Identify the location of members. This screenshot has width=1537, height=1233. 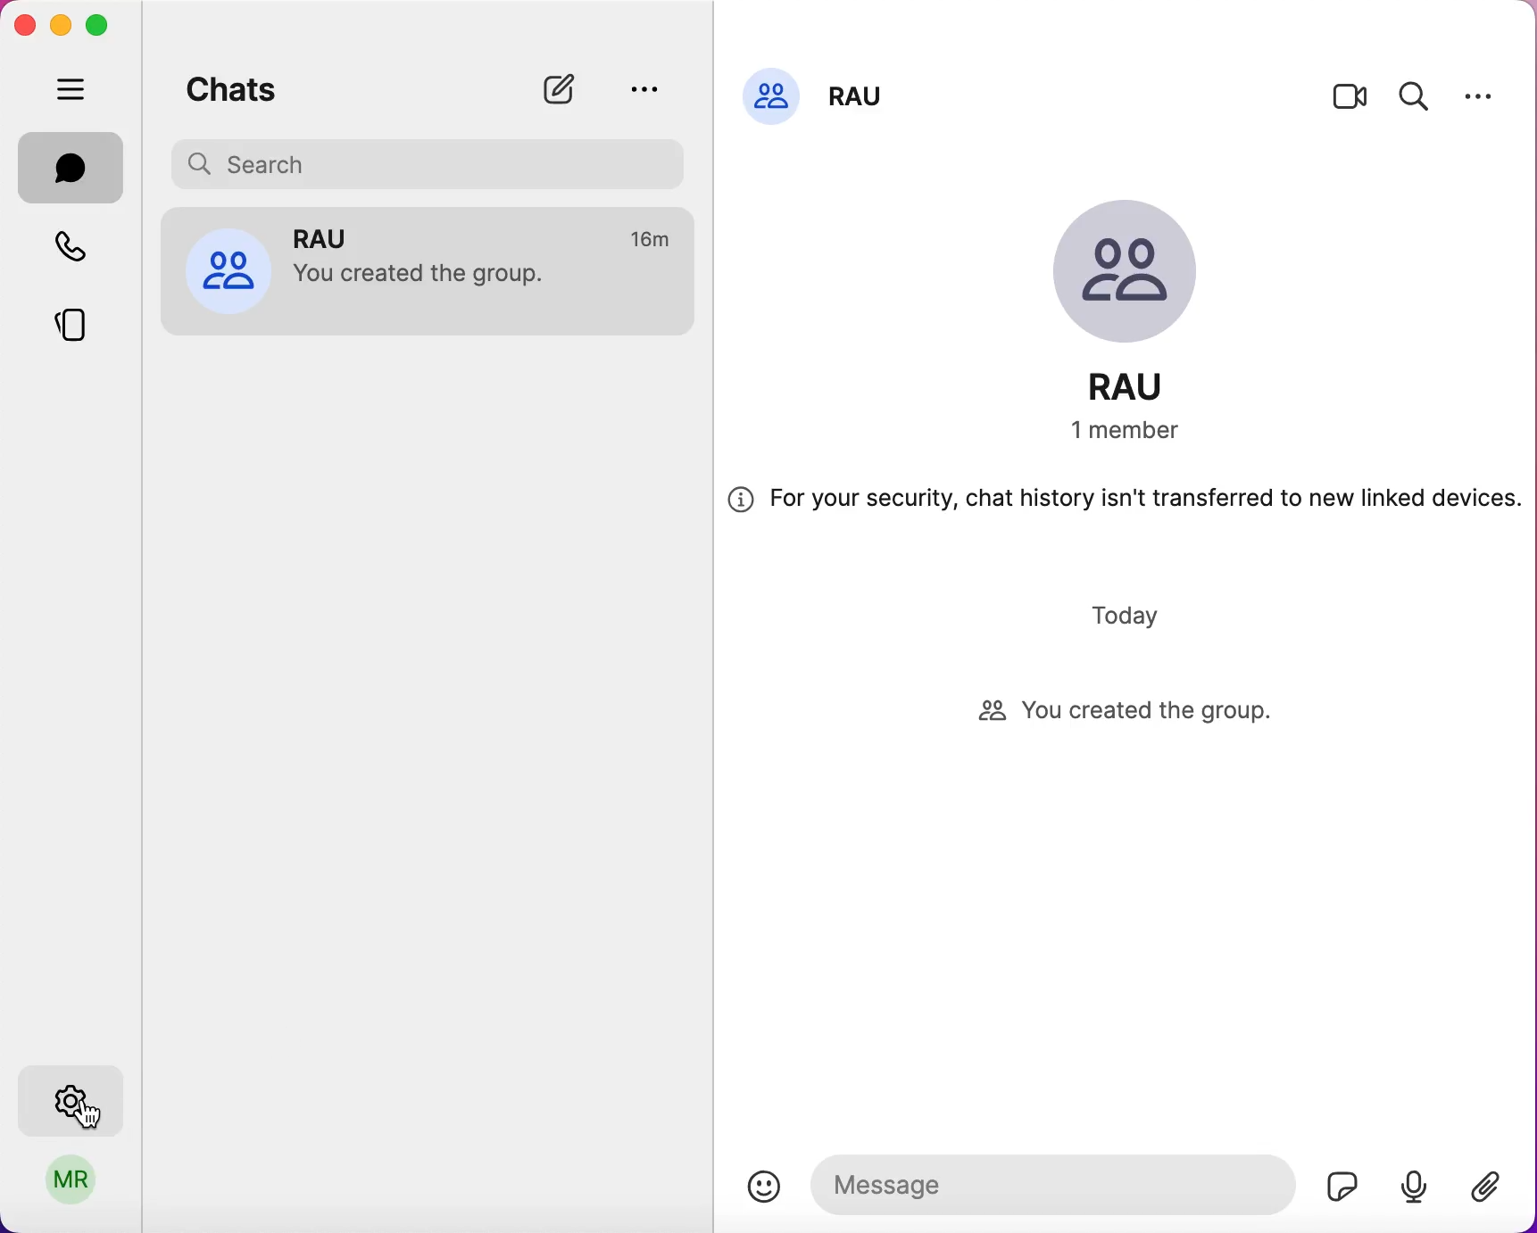
(1146, 432).